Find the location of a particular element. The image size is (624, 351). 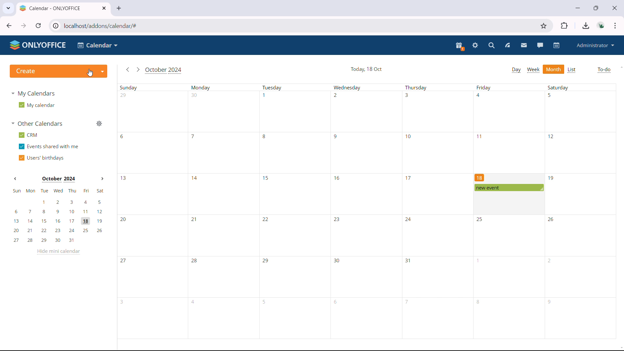

close is located at coordinates (614, 7).